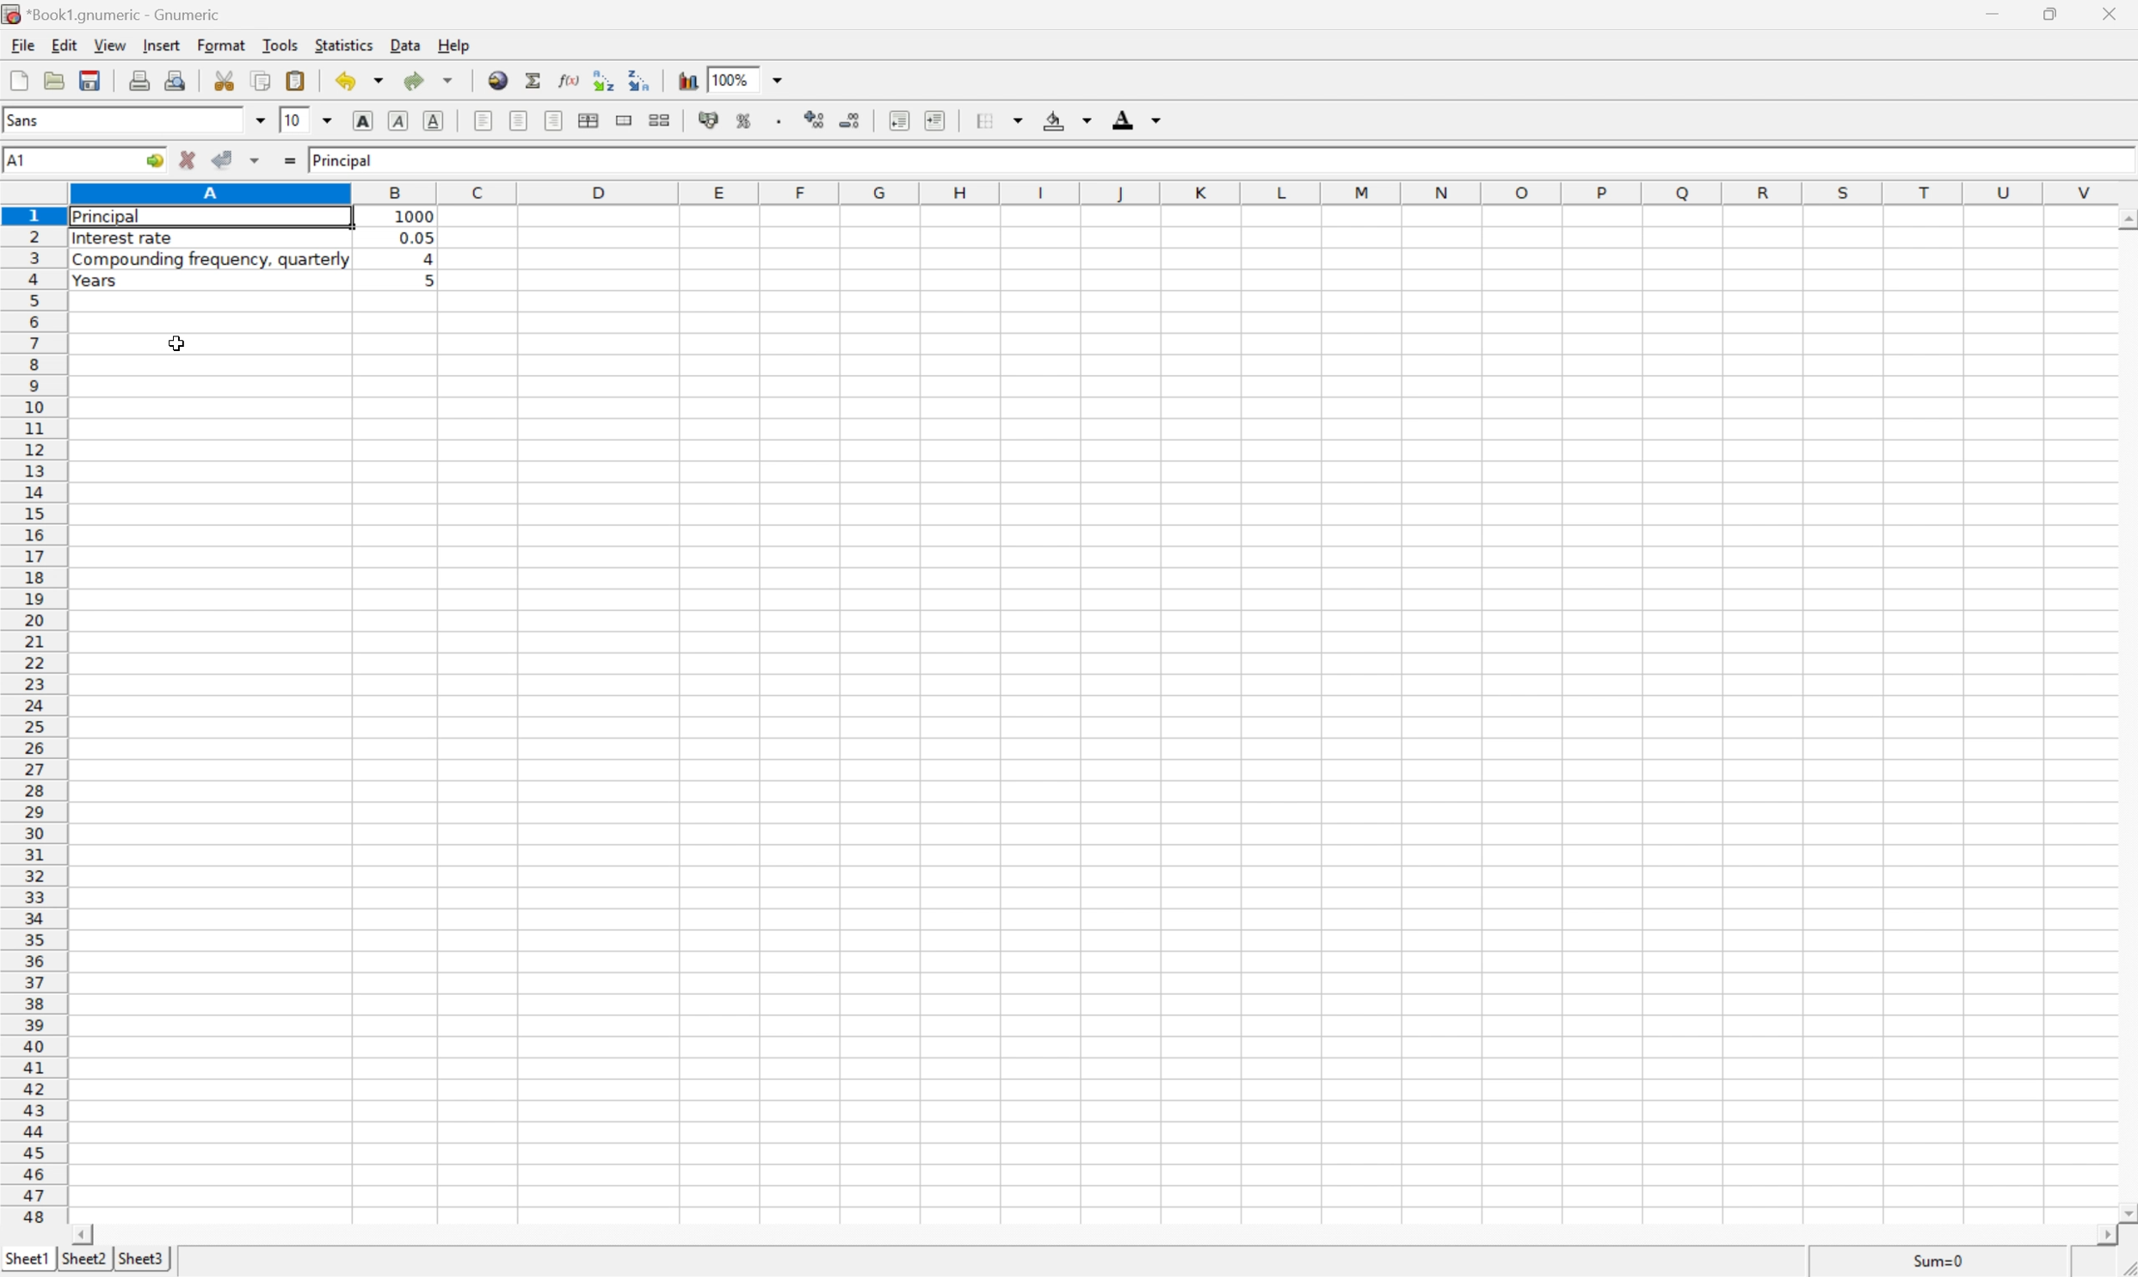 This screenshot has height=1277, width=2138. Describe the element at coordinates (287, 163) in the screenshot. I see `enter formula` at that location.